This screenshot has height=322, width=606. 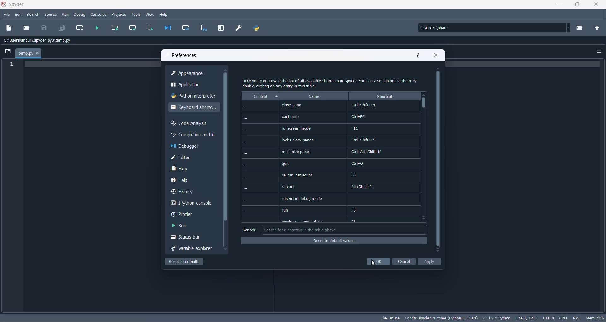 What do you see at coordinates (149, 27) in the screenshot?
I see `run selection` at bounding box center [149, 27].